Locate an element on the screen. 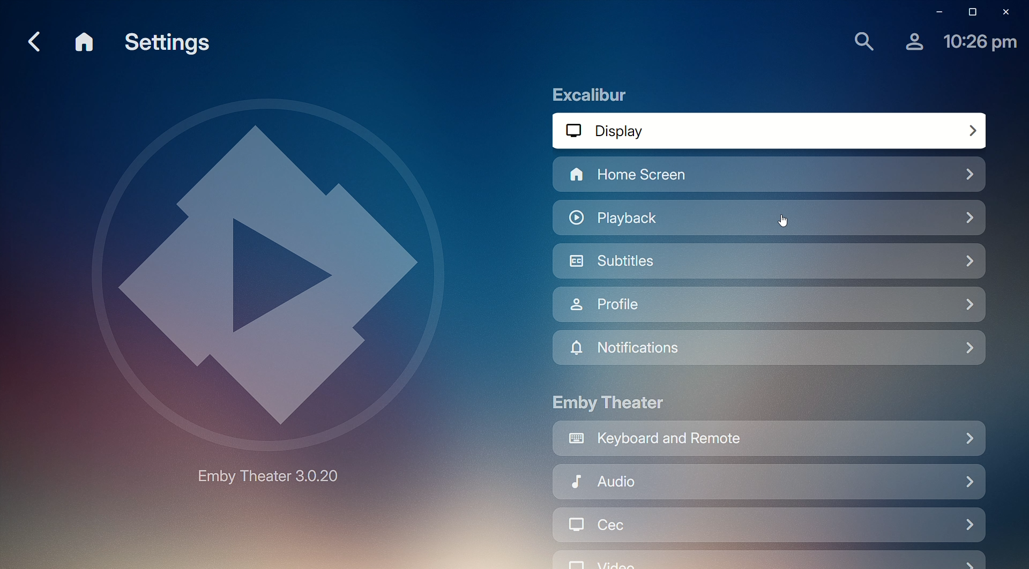 The height and width of the screenshot is (569, 1029). Restore is located at coordinates (970, 12).